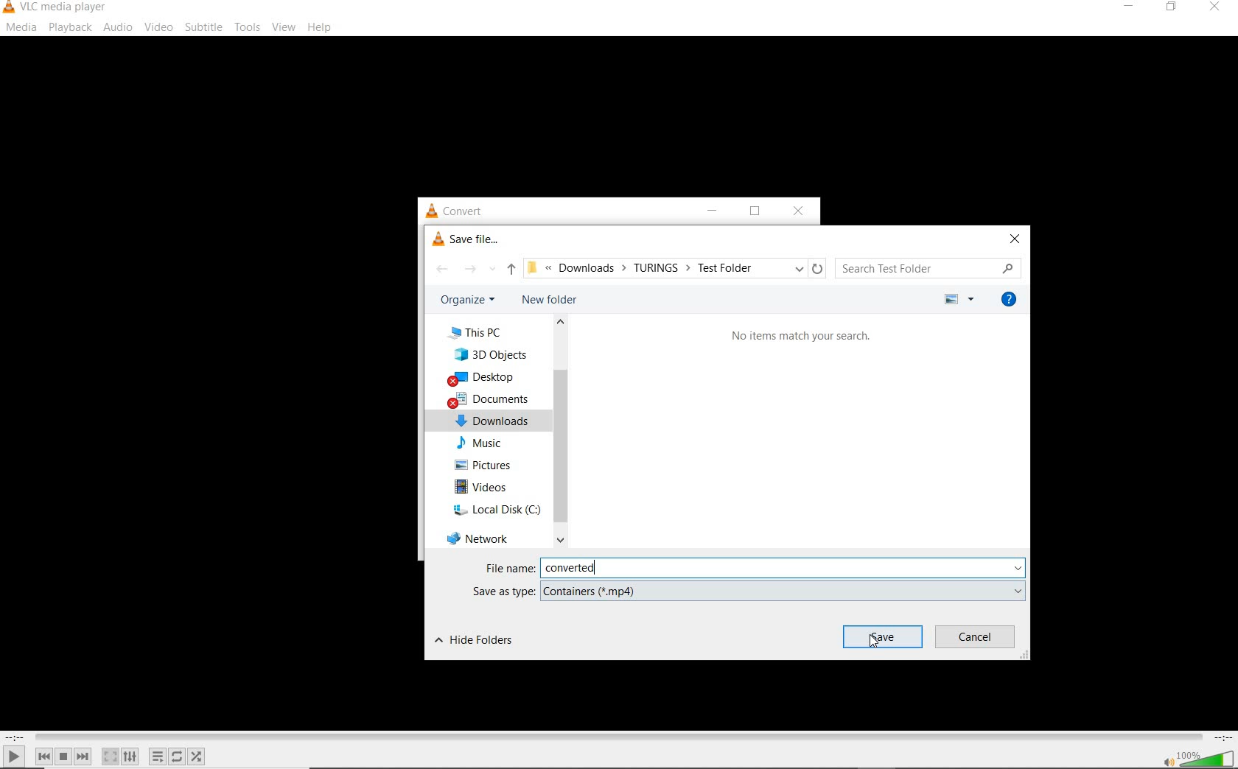  Describe the element at coordinates (110, 756) in the screenshot. I see `toggle the video in fullscreen` at that location.